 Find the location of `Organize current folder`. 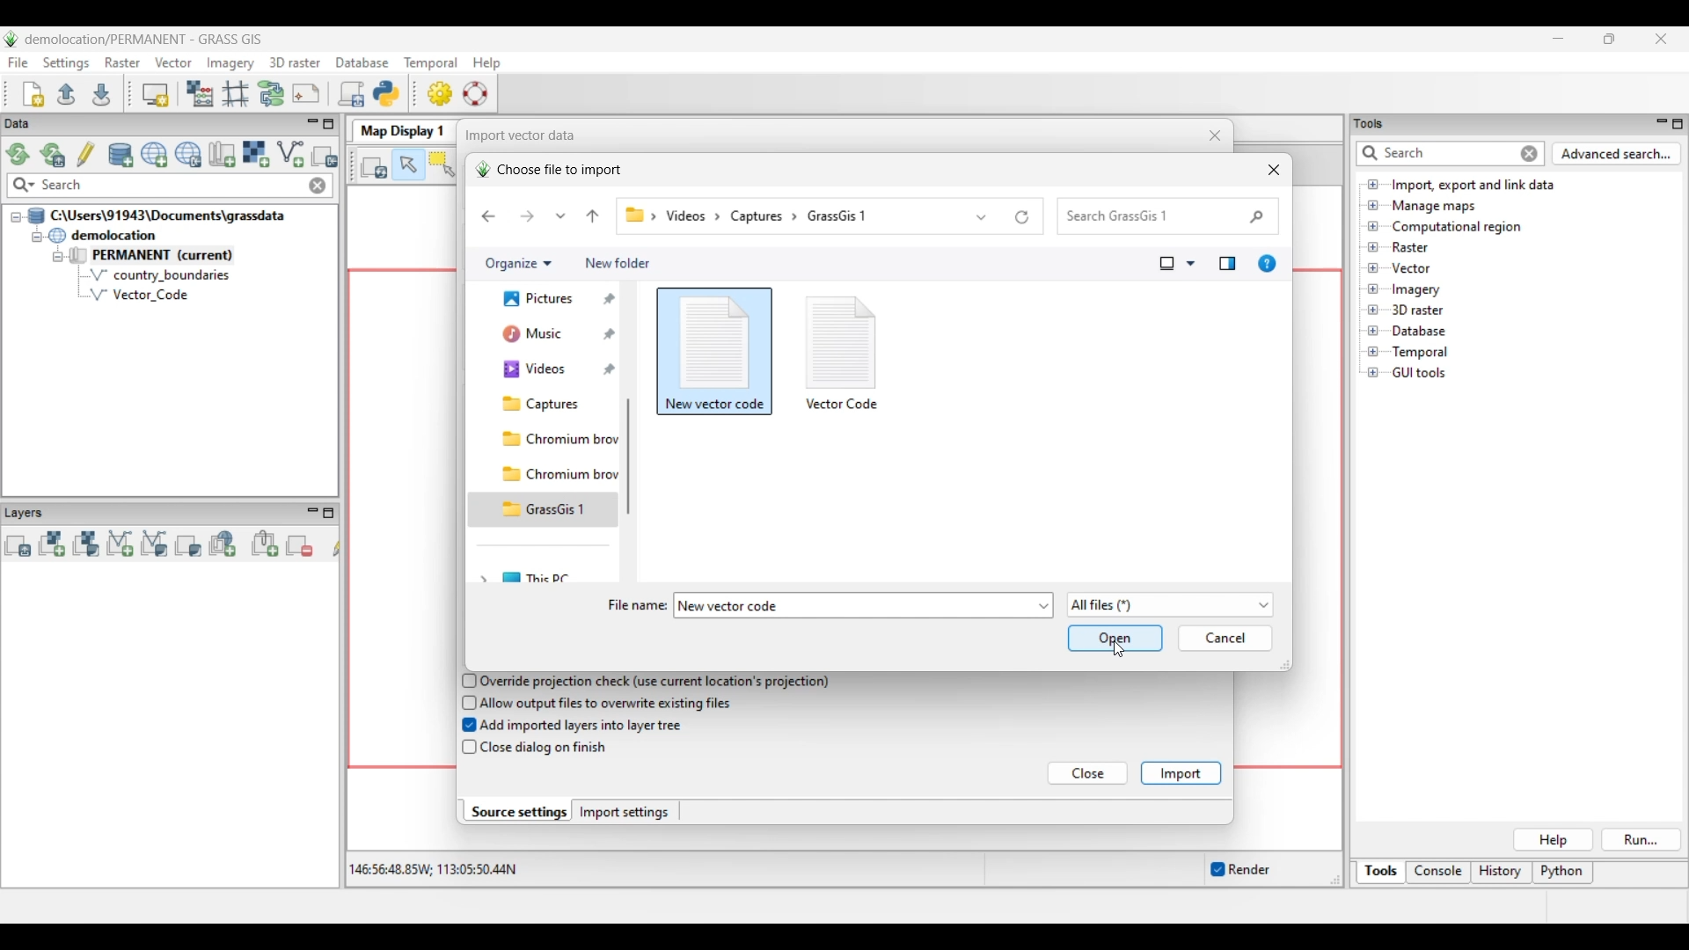

Organize current folder is located at coordinates (517, 264).